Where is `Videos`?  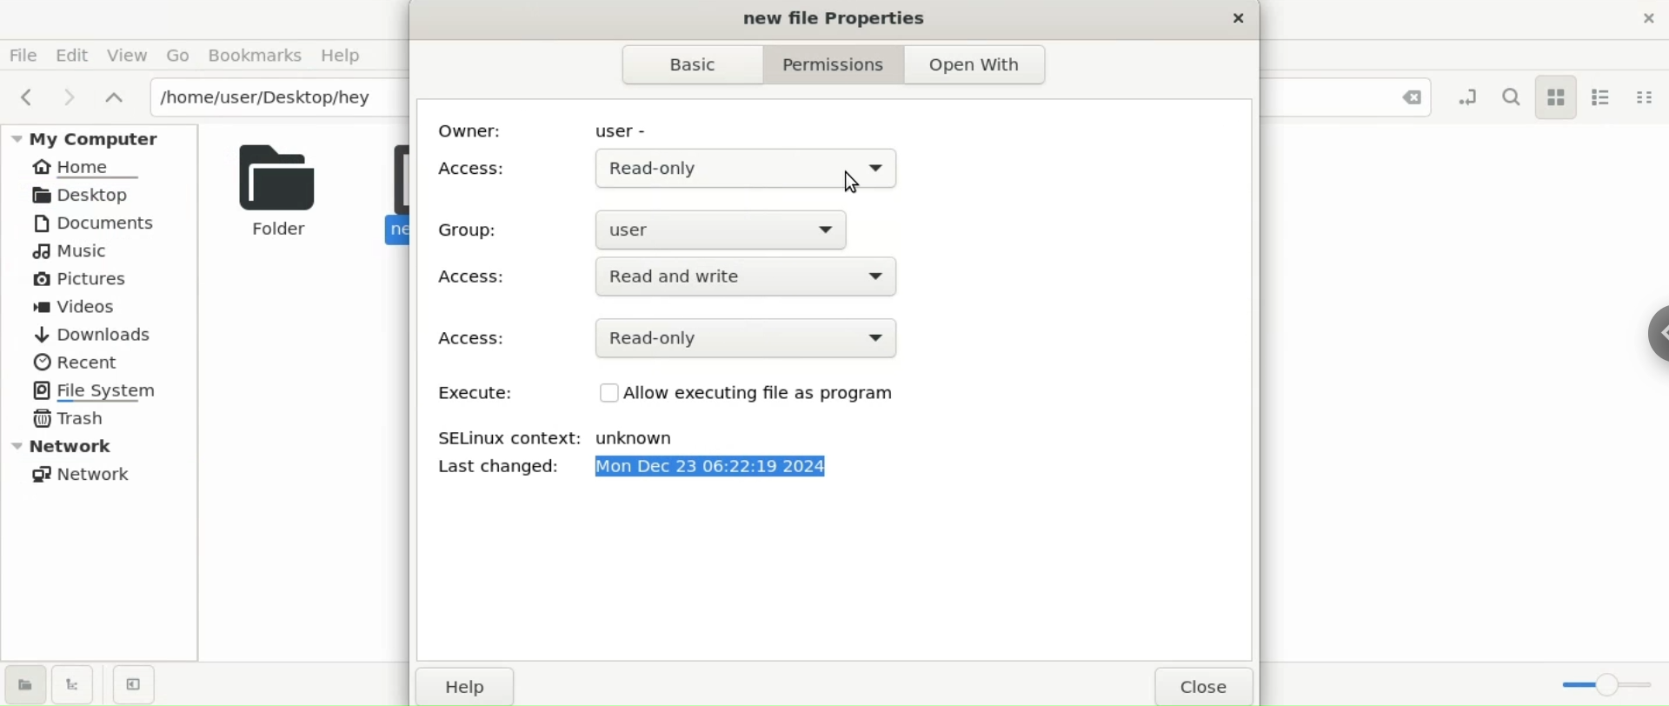
Videos is located at coordinates (88, 308).